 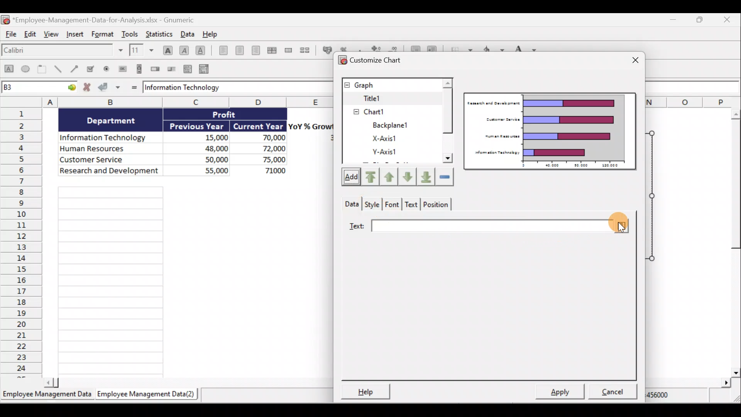 I want to click on Create a radio button, so click(x=108, y=68).